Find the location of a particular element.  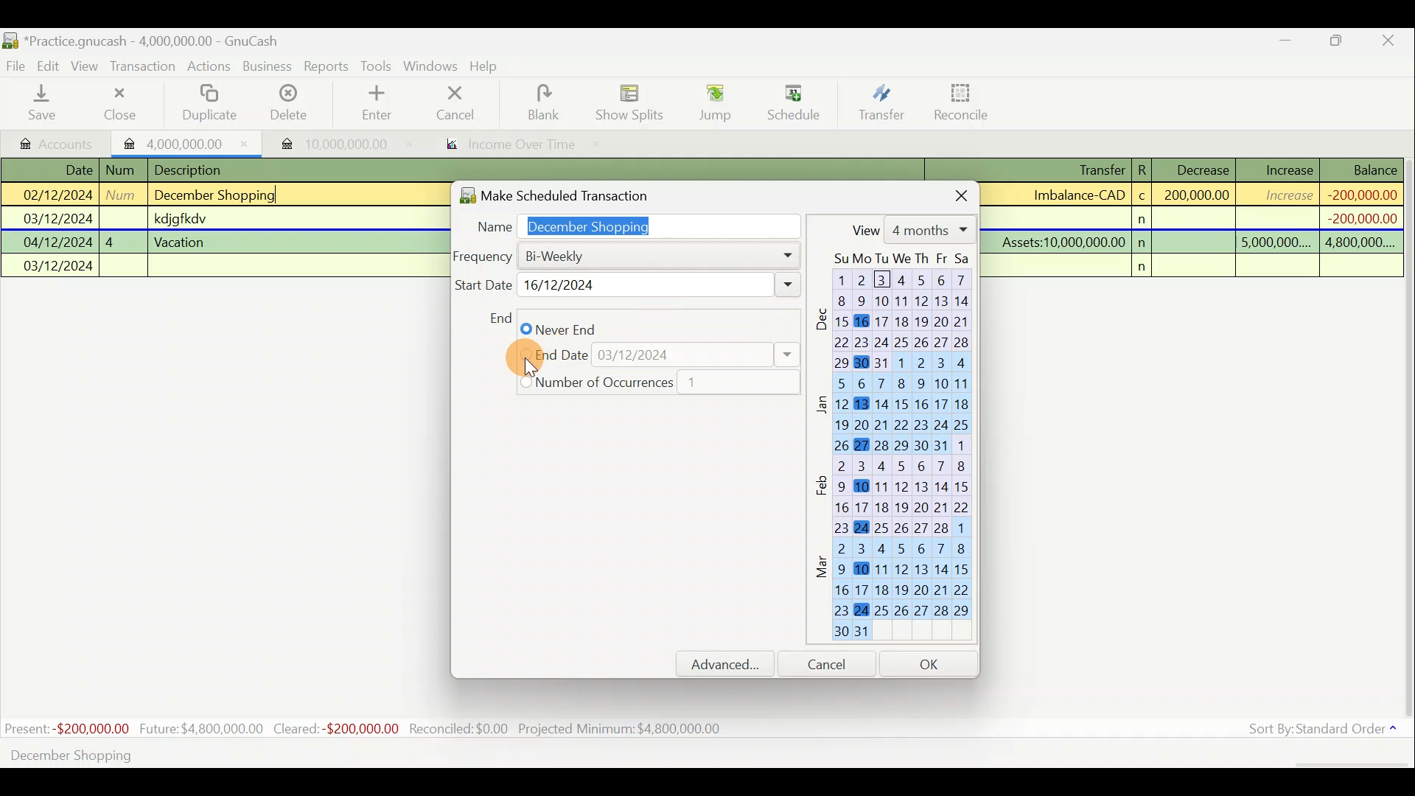

File is located at coordinates (17, 66).